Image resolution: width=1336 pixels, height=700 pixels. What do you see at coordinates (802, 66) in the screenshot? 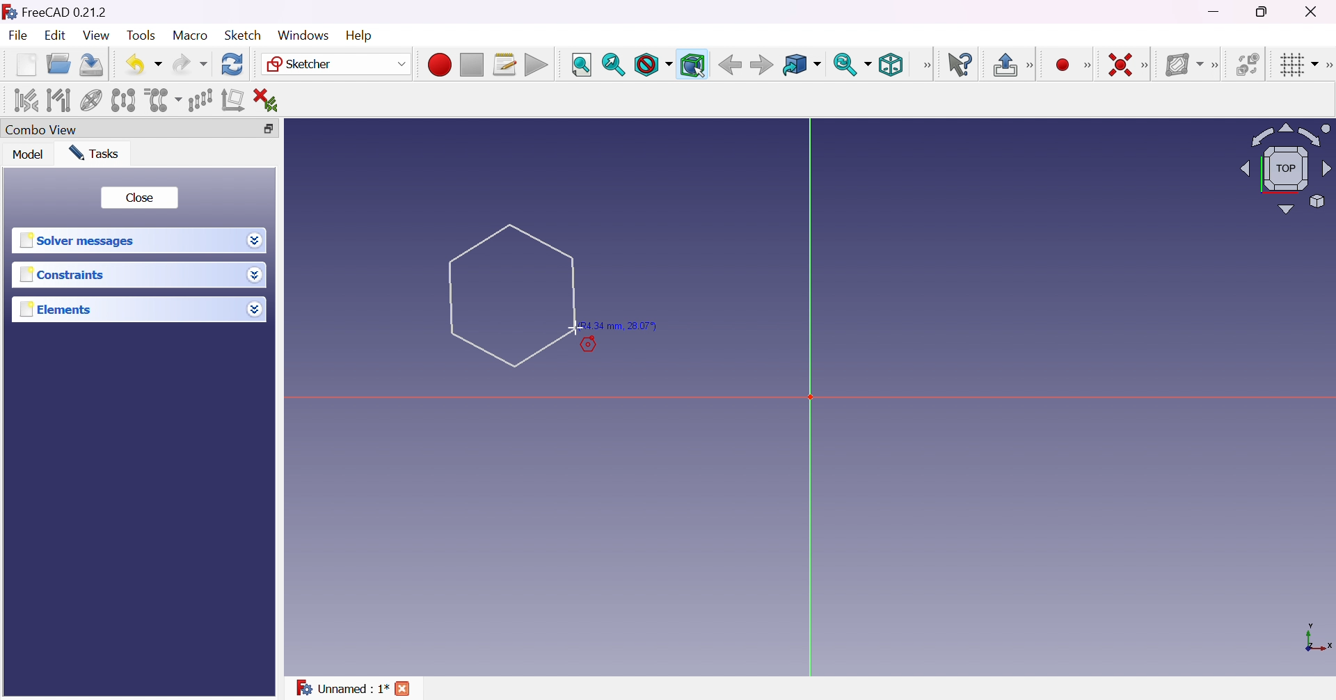
I see `Go to linked object` at bounding box center [802, 66].